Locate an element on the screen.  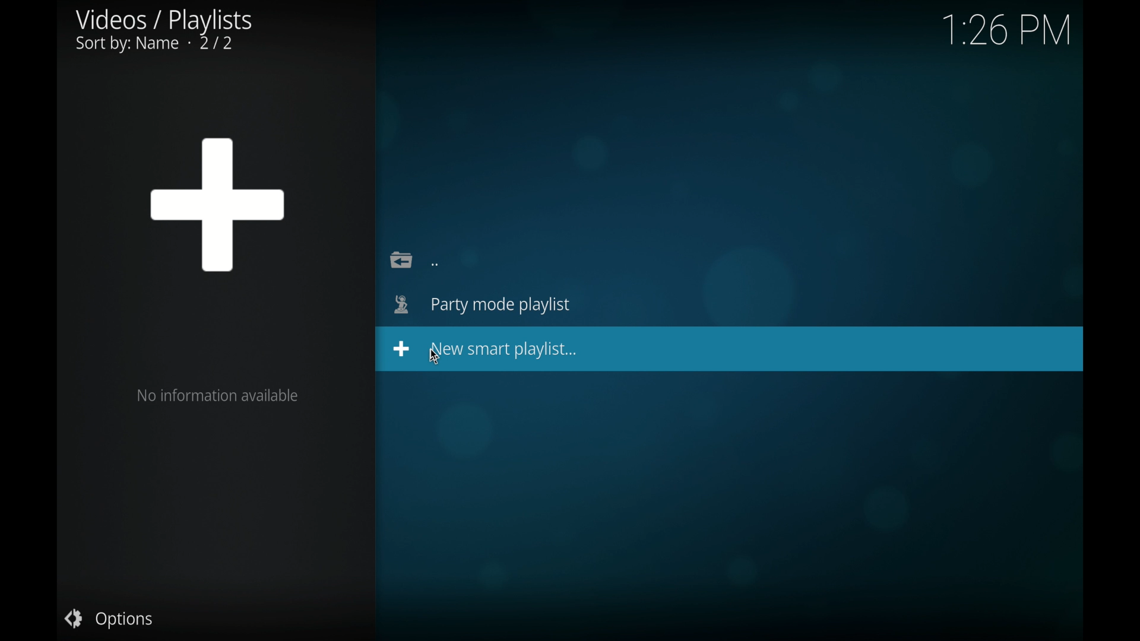
no information available is located at coordinates (218, 396).